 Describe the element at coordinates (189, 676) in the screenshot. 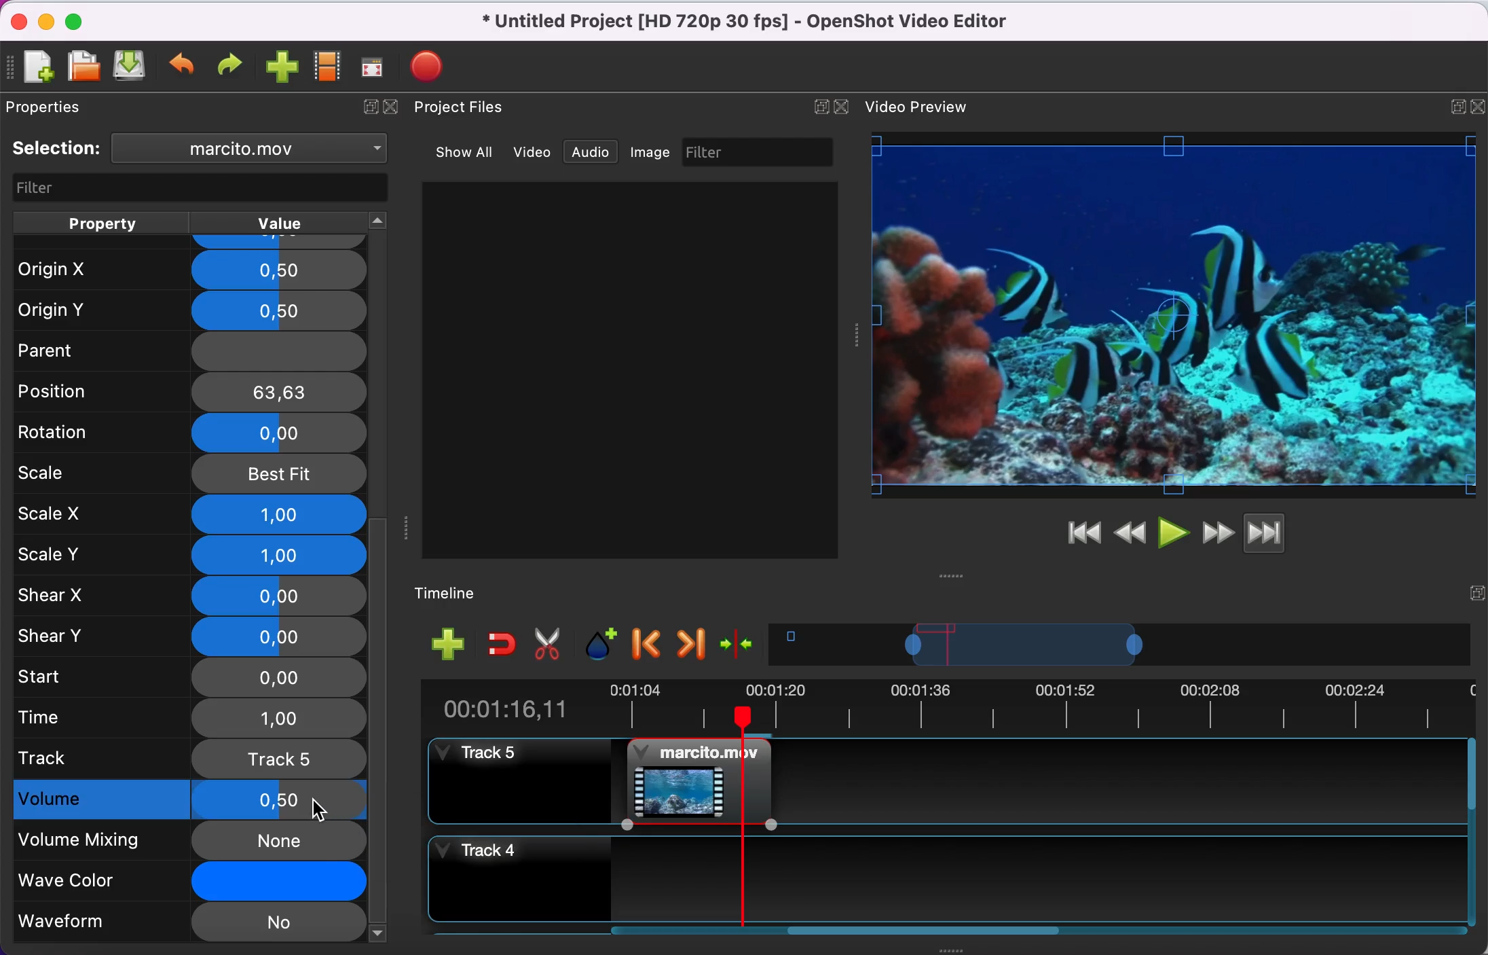

I see `start 0` at that location.